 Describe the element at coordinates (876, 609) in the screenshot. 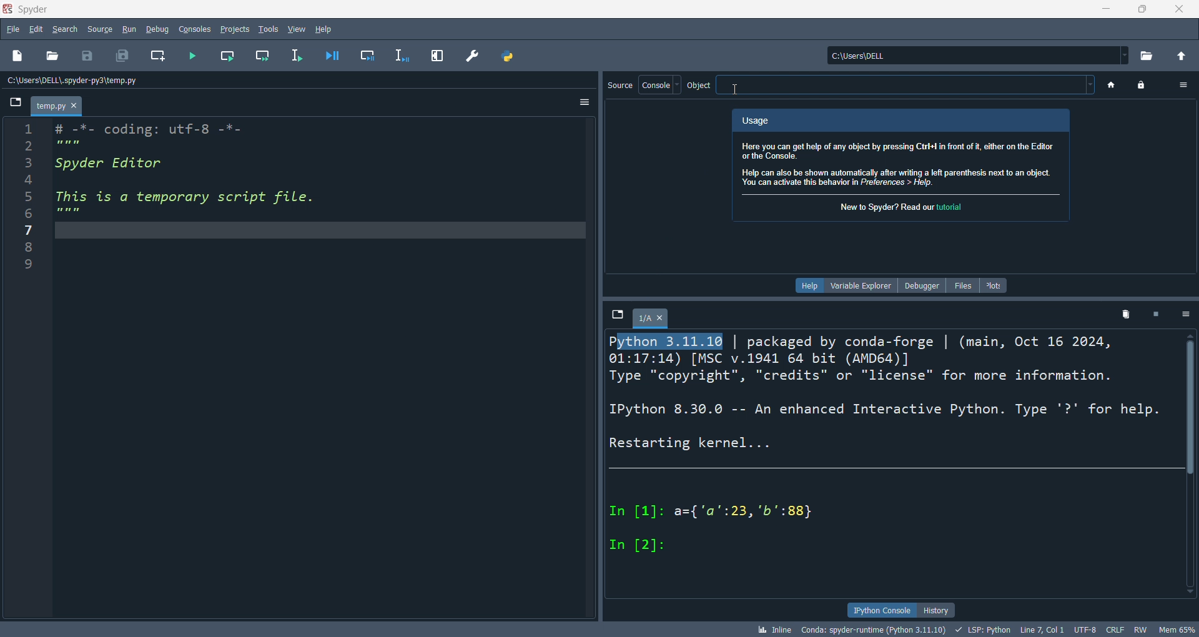

I see `ipython console` at that location.